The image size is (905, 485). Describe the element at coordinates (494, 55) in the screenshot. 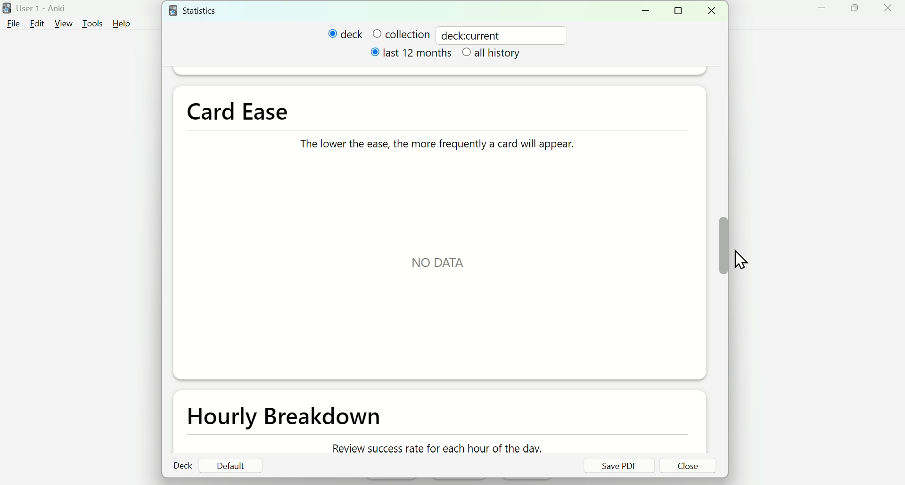

I see `all history` at that location.